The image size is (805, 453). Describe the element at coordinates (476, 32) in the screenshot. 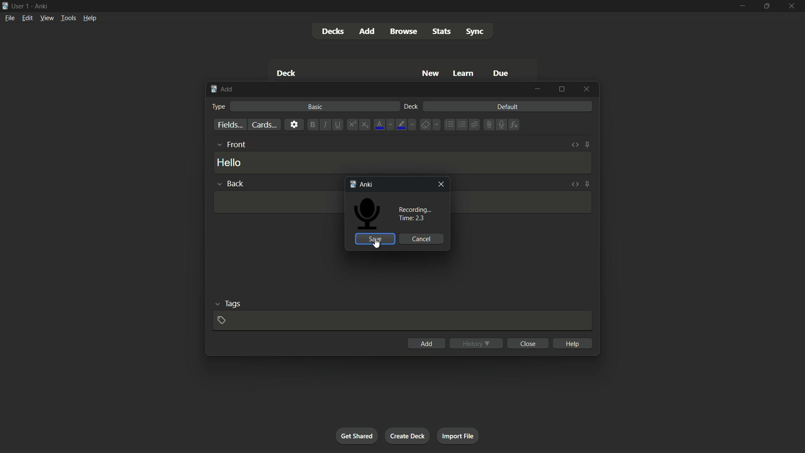

I see `sync` at that location.